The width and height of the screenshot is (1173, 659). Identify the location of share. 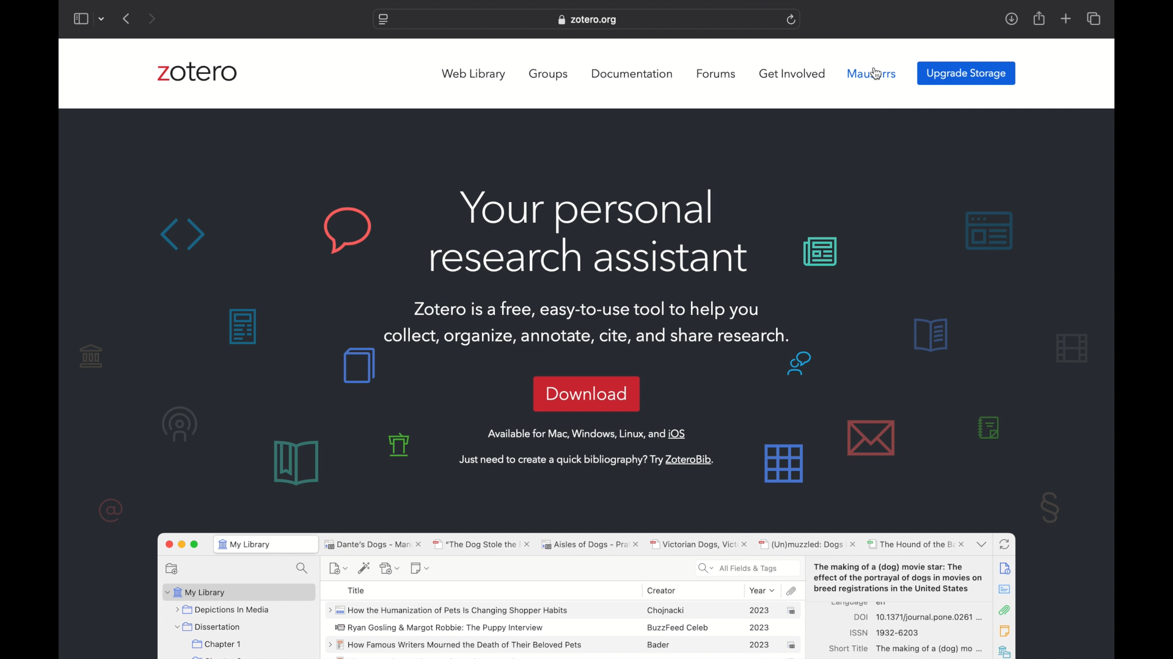
(1040, 18).